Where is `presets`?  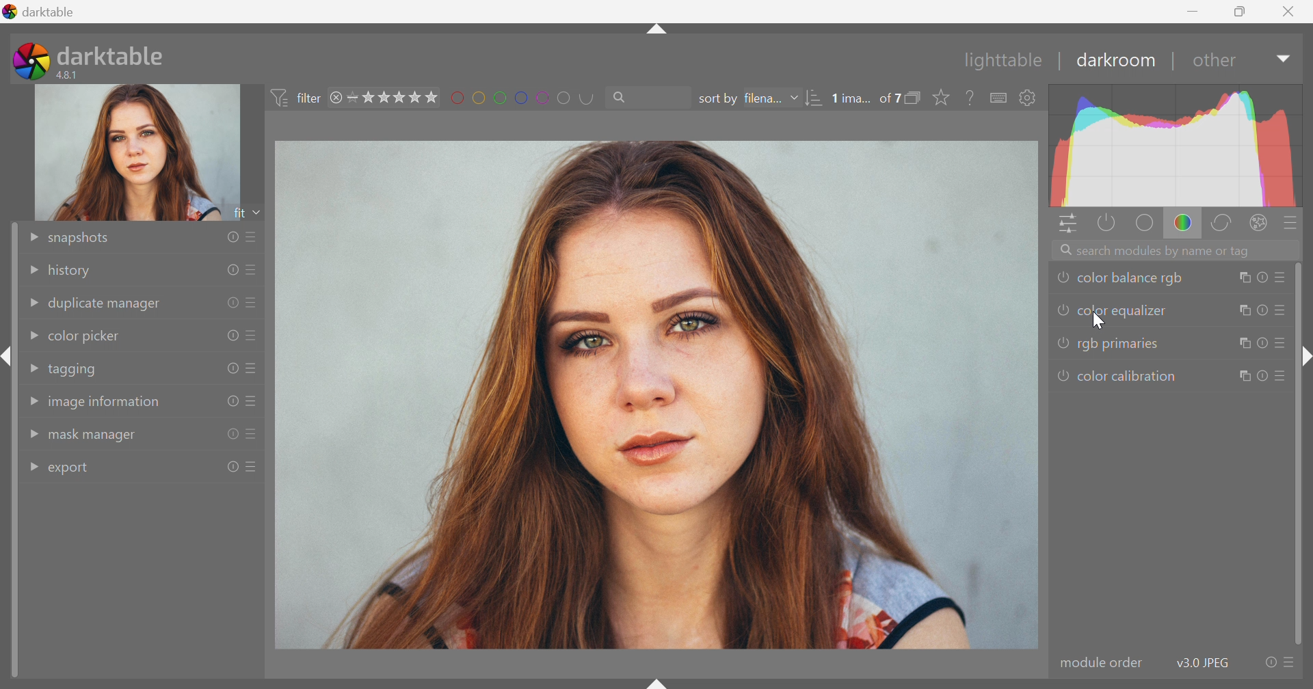 presets is located at coordinates (252, 402).